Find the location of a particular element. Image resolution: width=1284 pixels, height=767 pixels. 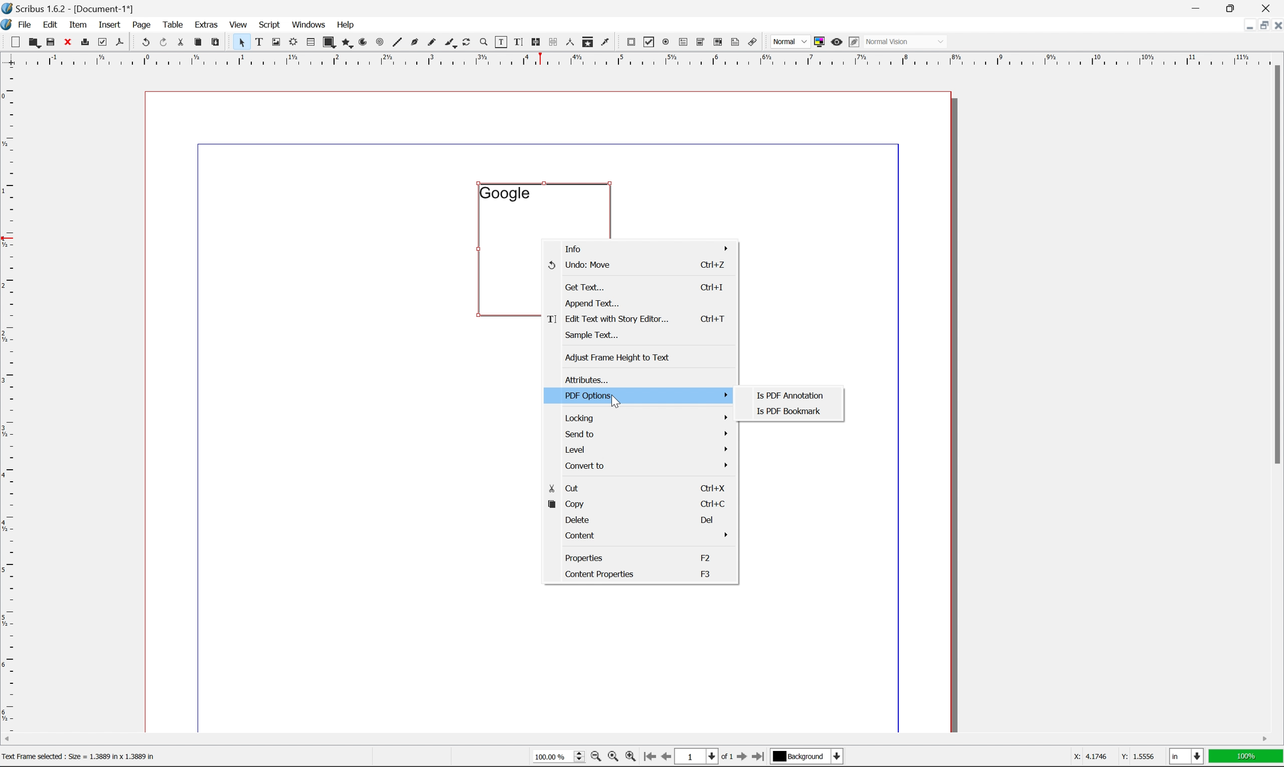

close is located at coordinates (1276, 25).